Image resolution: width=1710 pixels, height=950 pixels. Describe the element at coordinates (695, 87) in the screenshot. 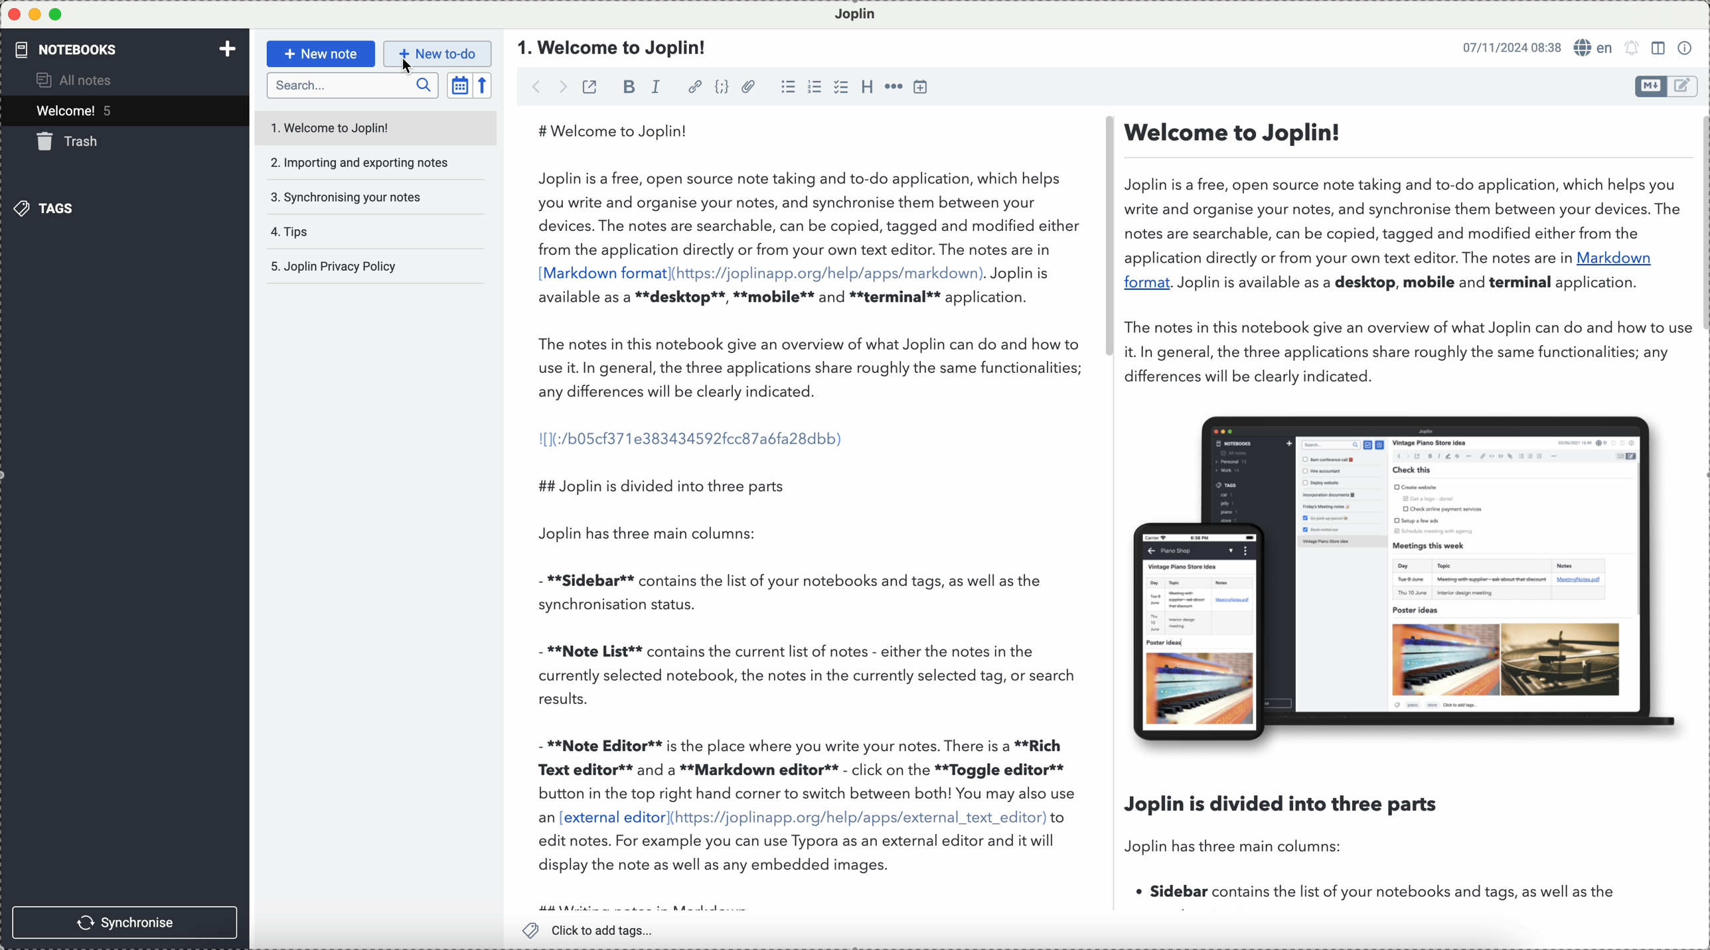

I see `hyperlink` at that location.